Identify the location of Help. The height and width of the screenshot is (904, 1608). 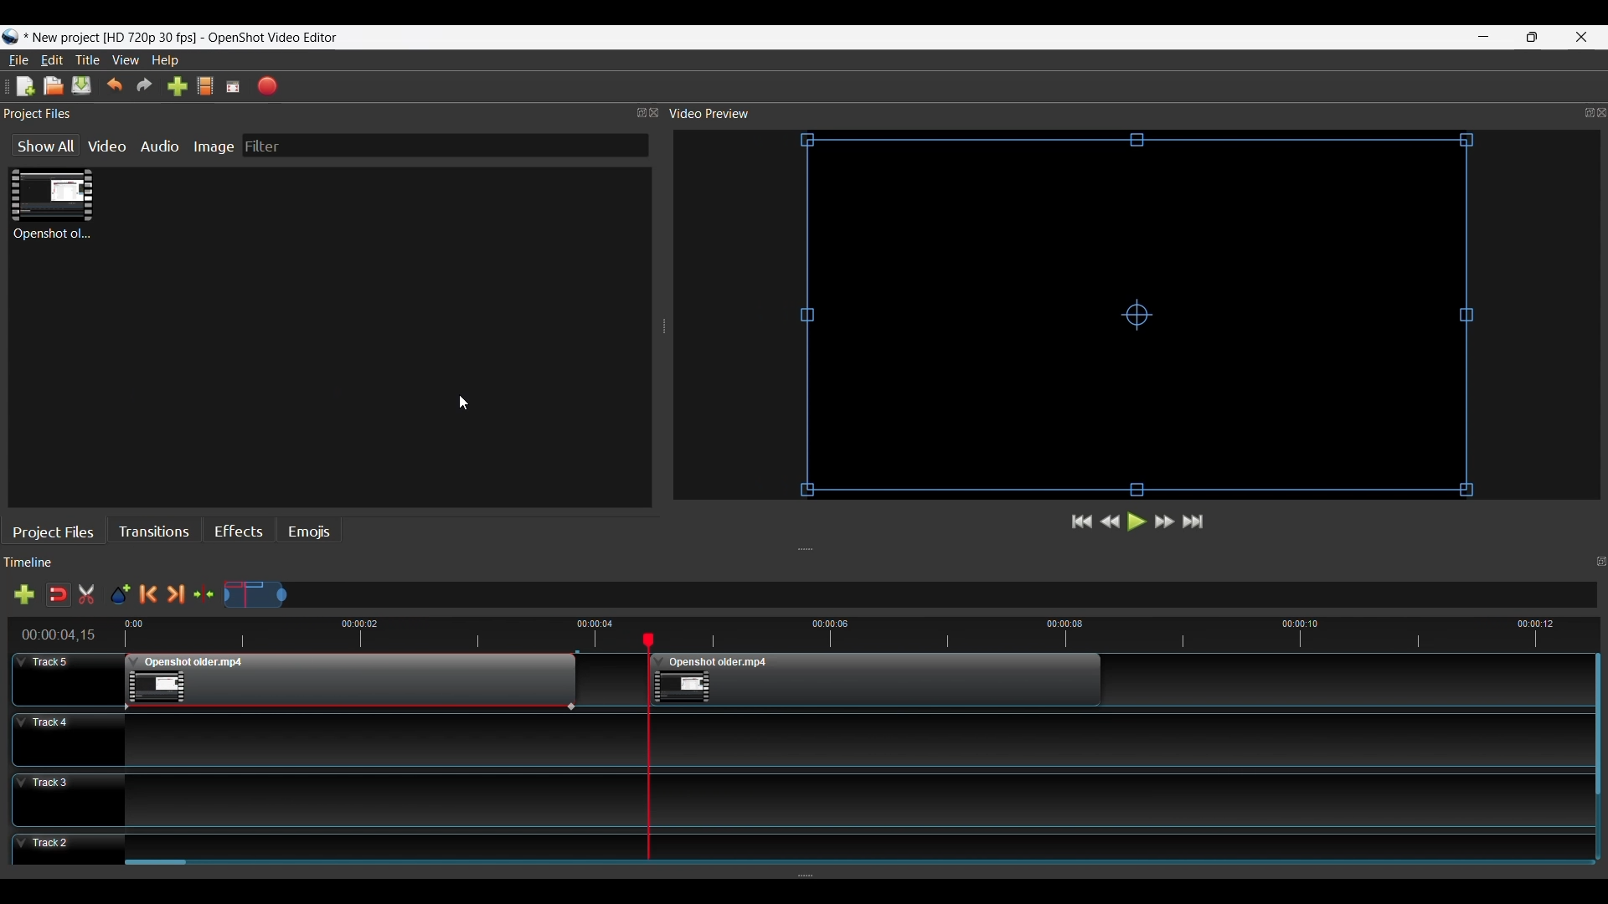
(167, 61).